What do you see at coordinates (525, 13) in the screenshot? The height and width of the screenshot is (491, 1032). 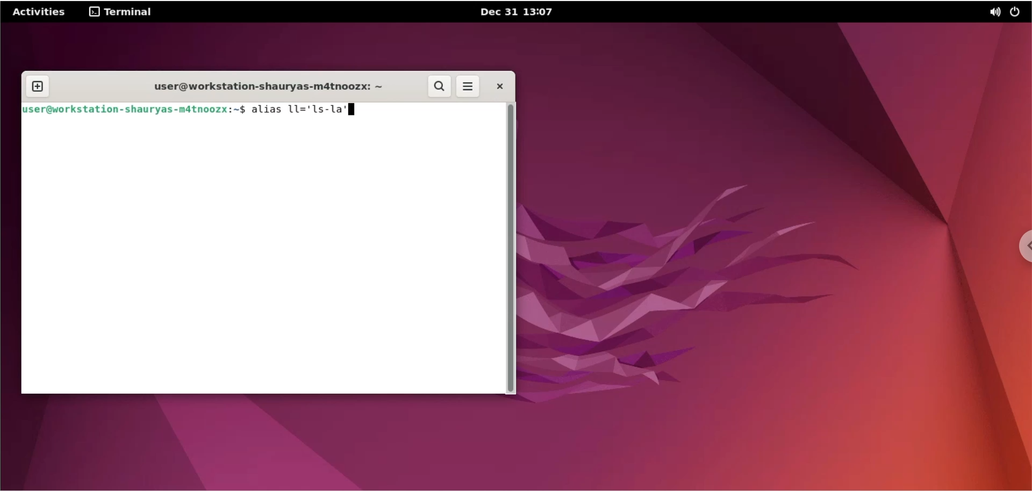 I see `Dec 31 13:07` at bounding box center [525, 13].